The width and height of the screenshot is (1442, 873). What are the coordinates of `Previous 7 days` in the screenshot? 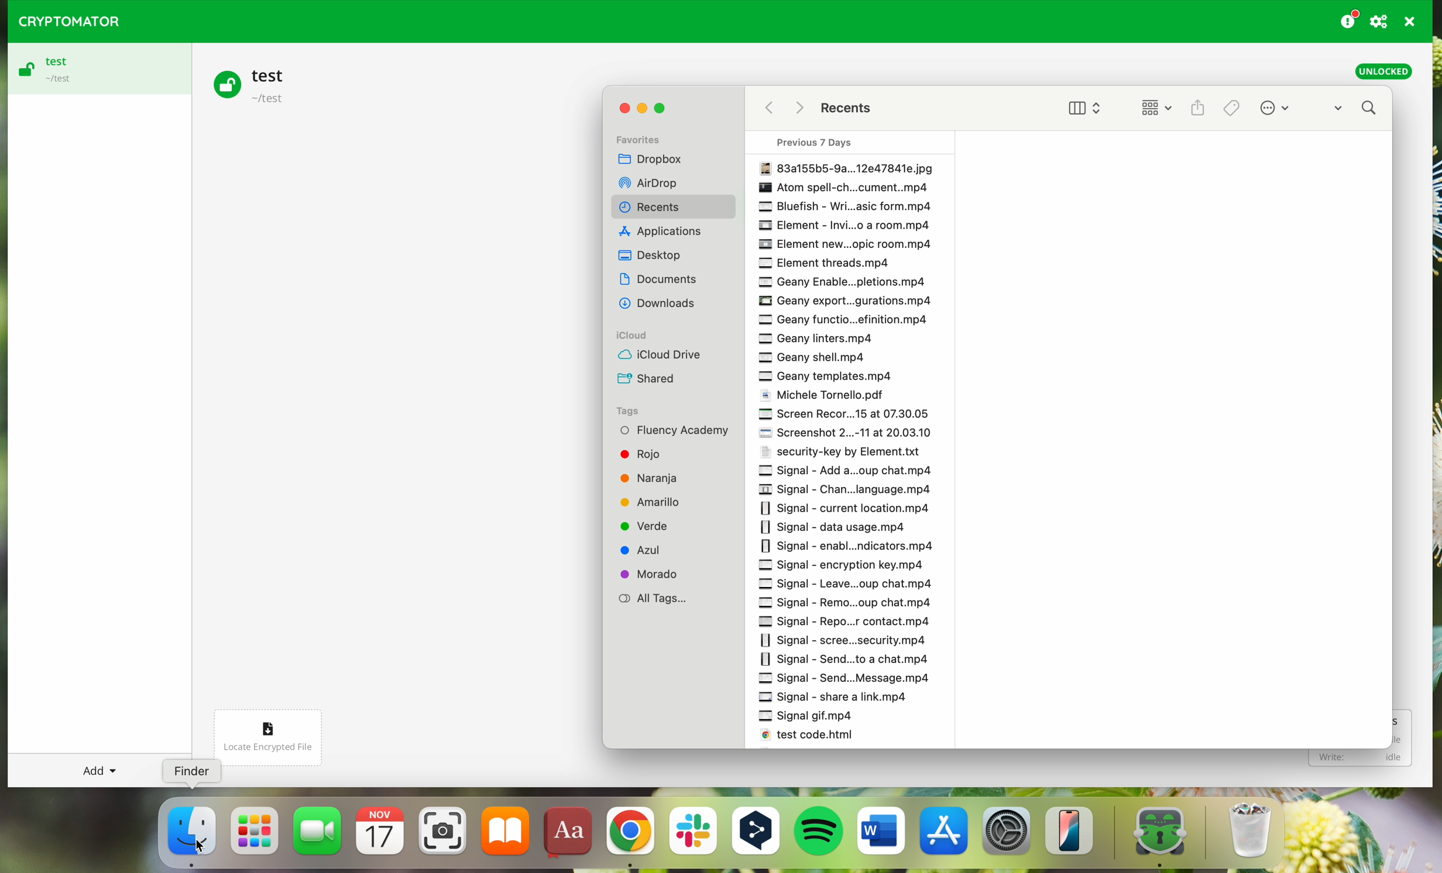 It's located at (821, 141).